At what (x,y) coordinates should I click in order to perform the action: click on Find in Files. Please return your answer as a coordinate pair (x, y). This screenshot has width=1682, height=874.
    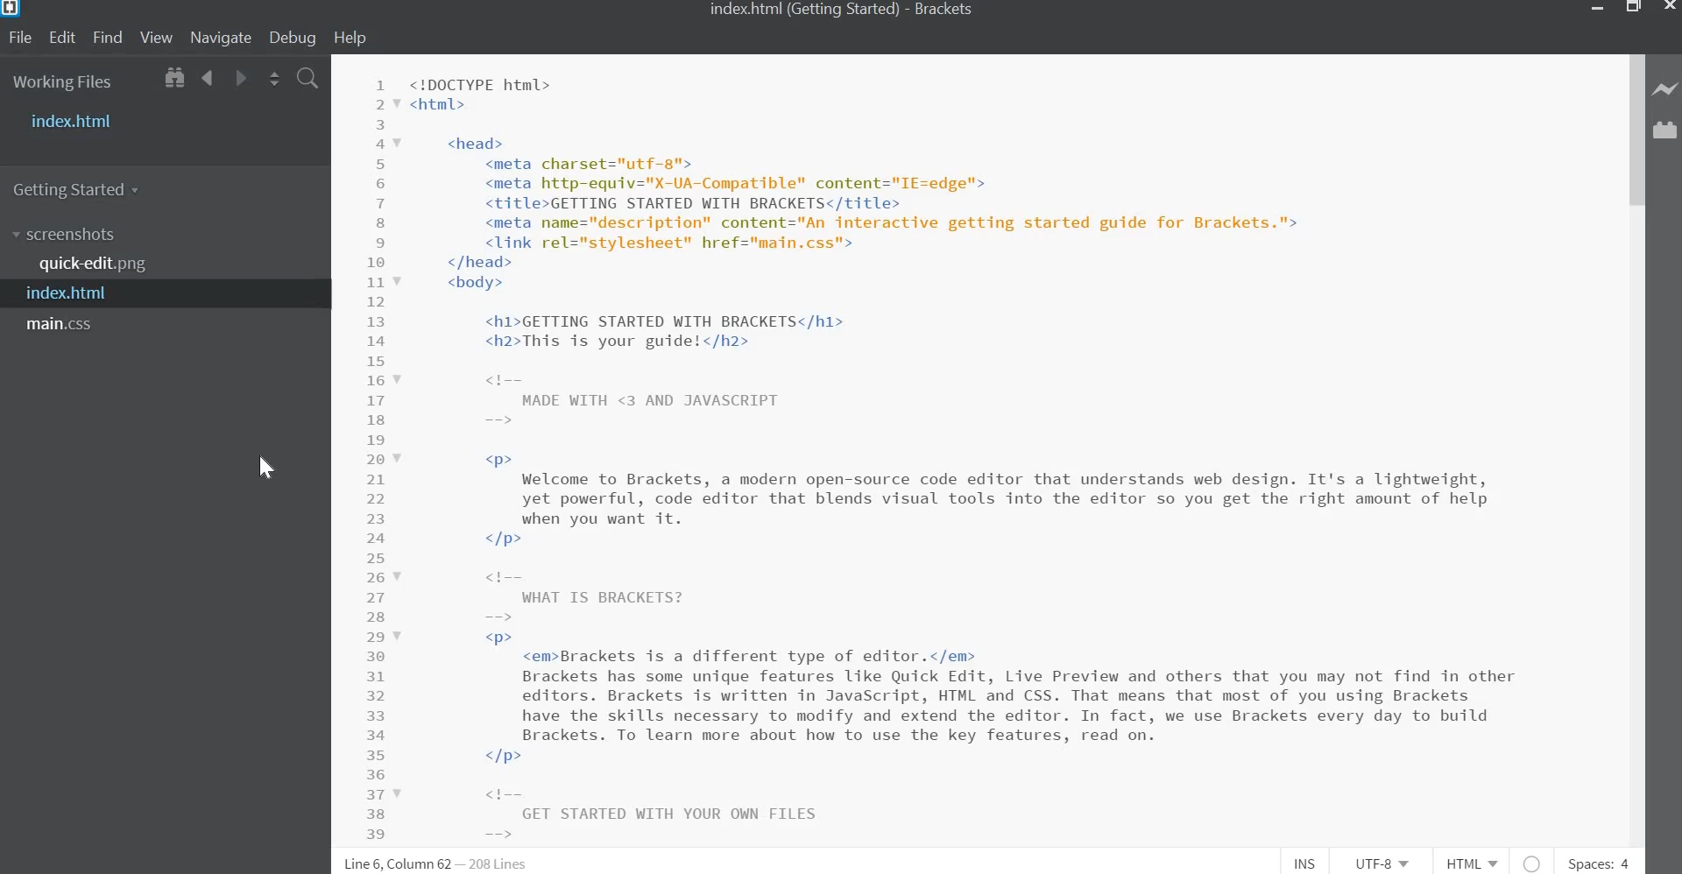
    Looking at the image, I should click on (307, 80).